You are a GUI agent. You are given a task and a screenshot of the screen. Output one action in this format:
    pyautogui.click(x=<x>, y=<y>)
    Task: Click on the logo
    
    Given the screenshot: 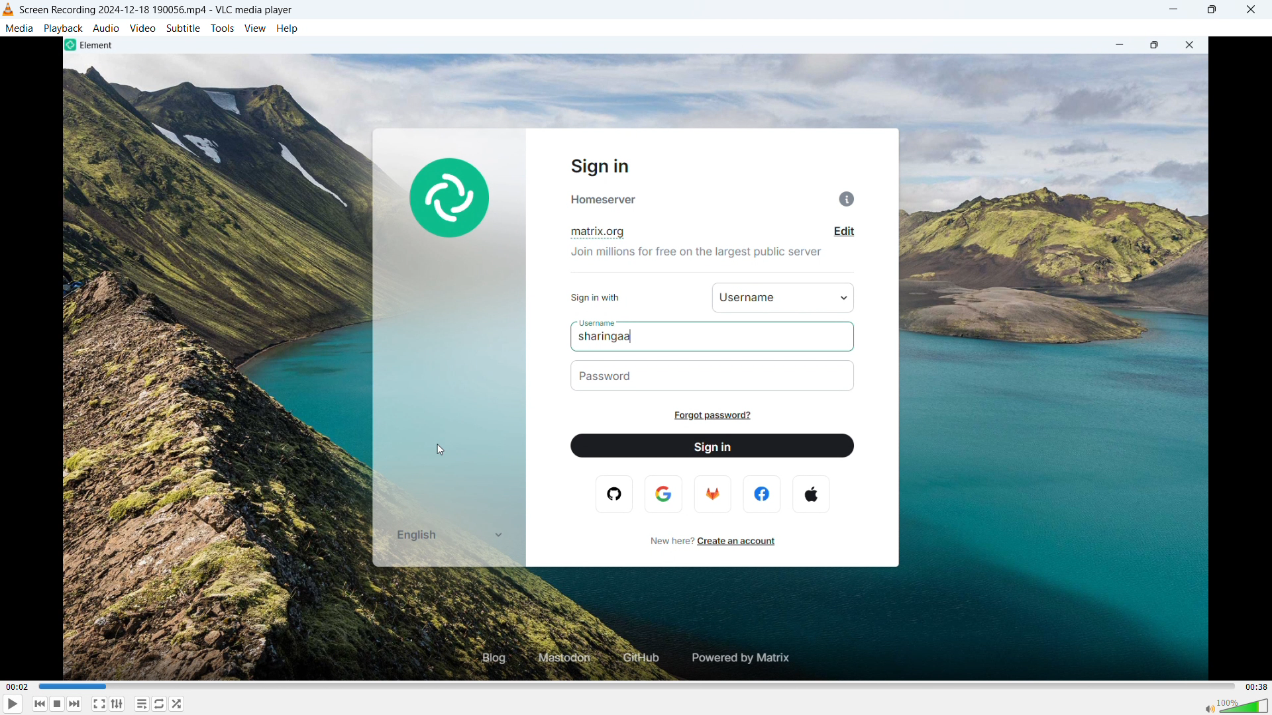 What is the action you would take?
    pyautogui.click(x=9, y=9)
    